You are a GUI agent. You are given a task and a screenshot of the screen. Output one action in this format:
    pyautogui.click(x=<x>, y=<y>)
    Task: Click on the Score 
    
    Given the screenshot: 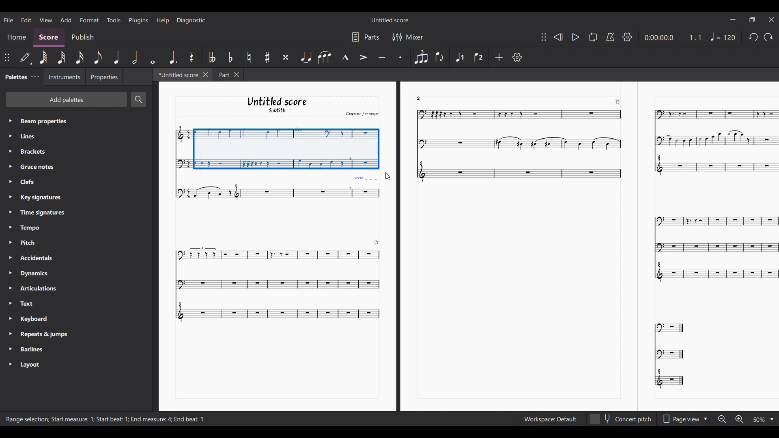 What is the action you would take?
    pyautogui.click(x=49, y=38)
    